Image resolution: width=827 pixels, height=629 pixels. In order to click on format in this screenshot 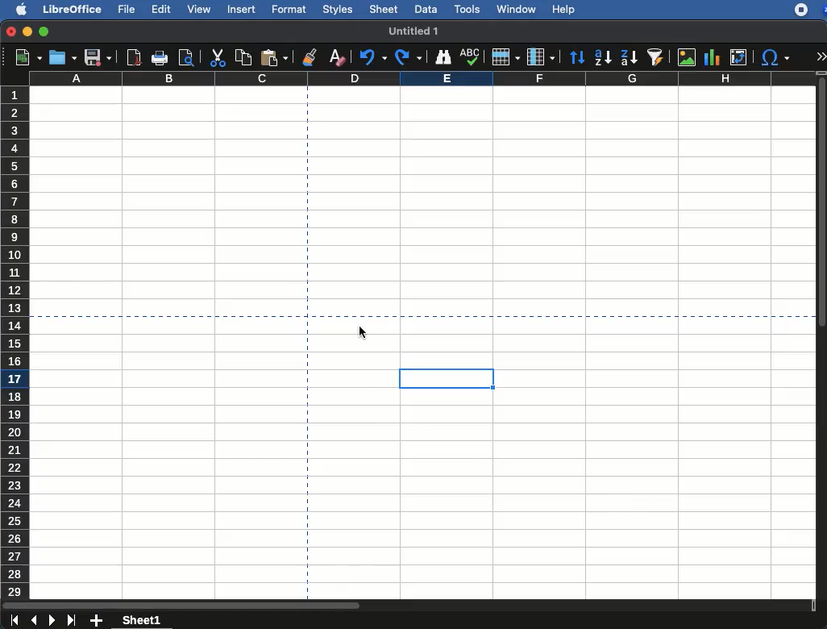, I will do `click(289, 8)`.